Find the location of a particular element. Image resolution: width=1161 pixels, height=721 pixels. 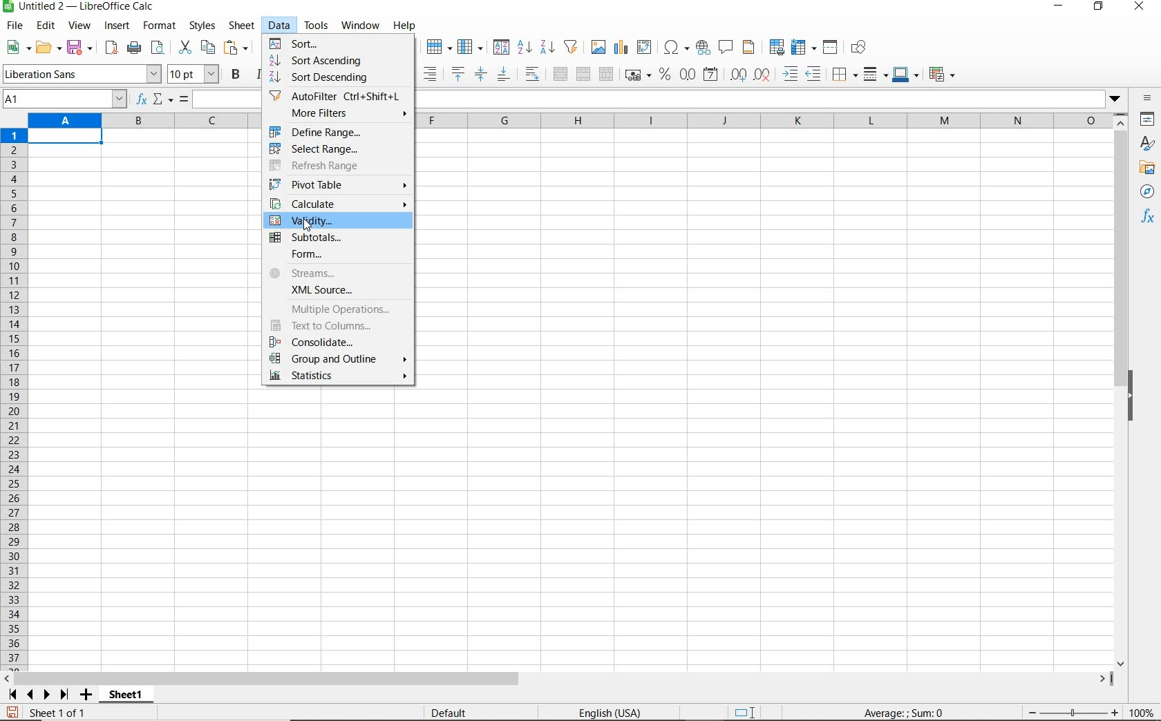

font name is located at coordinates (82, 74).